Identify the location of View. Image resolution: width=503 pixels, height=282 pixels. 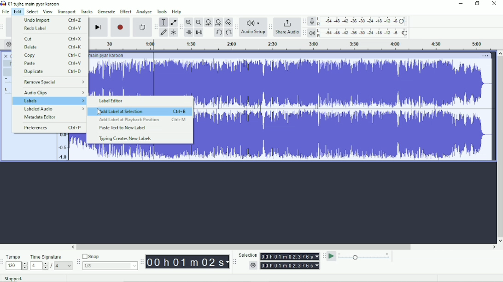
(48, 11).